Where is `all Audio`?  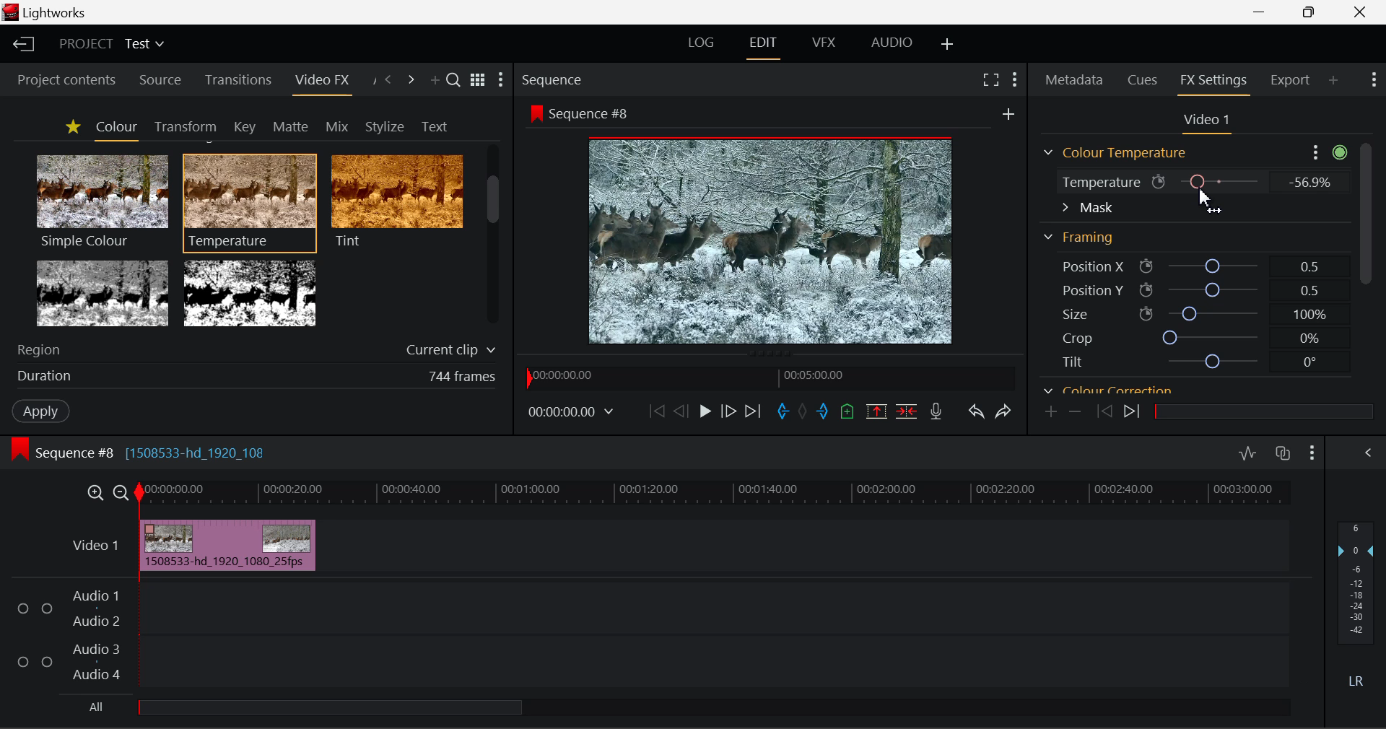 all Audio is located at coordinates (331, 706).